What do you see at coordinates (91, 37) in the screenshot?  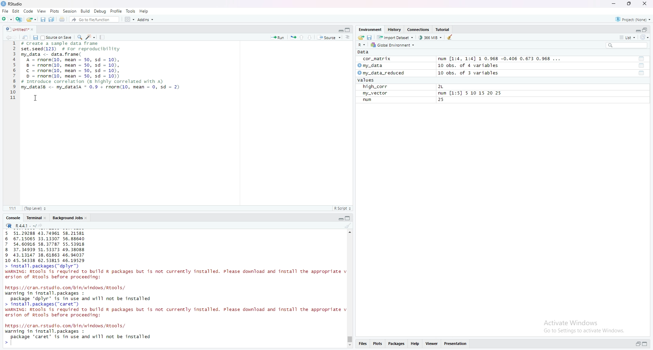 I see `edit` at bounding box center [91, 37].